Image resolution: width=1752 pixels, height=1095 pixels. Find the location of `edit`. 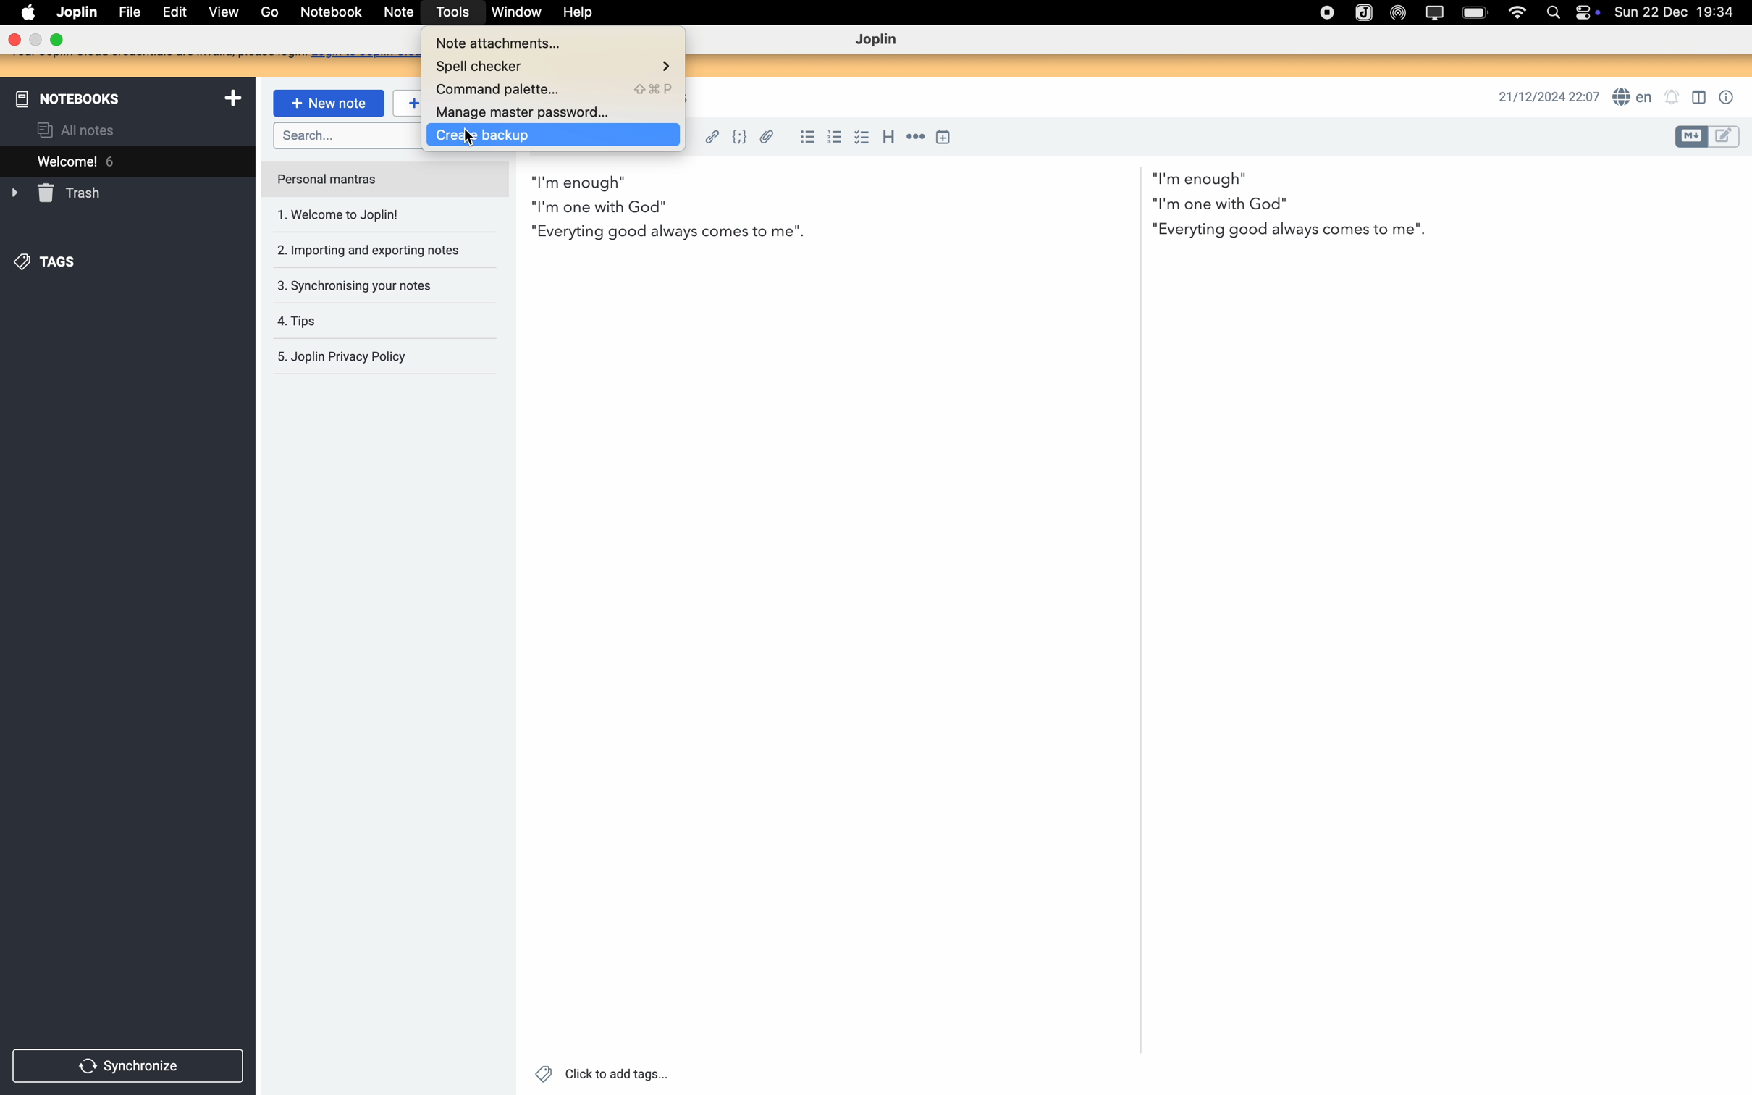

edit is located at coordinates (174, 12).